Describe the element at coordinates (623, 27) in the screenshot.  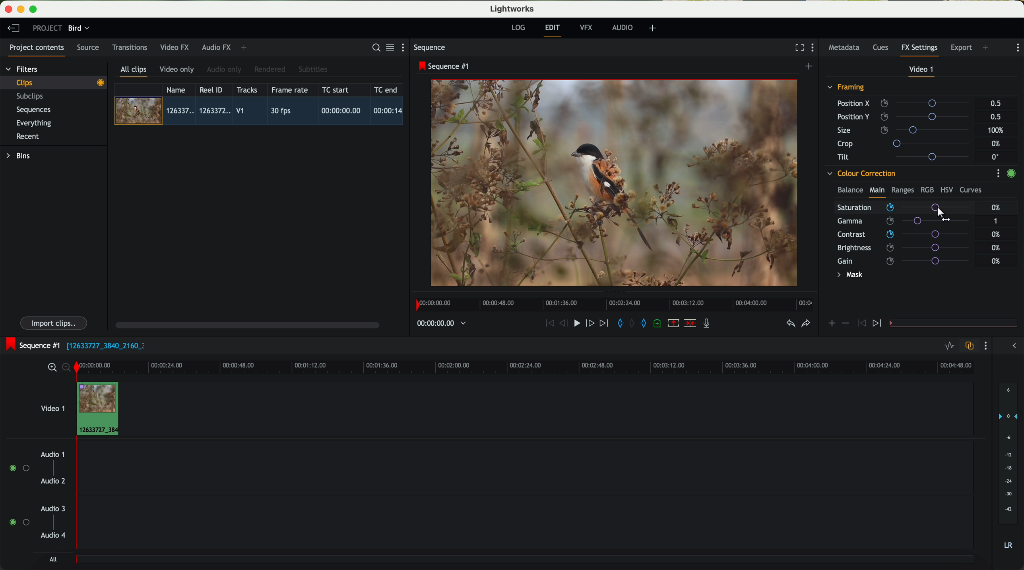
I see `audio` at that location.